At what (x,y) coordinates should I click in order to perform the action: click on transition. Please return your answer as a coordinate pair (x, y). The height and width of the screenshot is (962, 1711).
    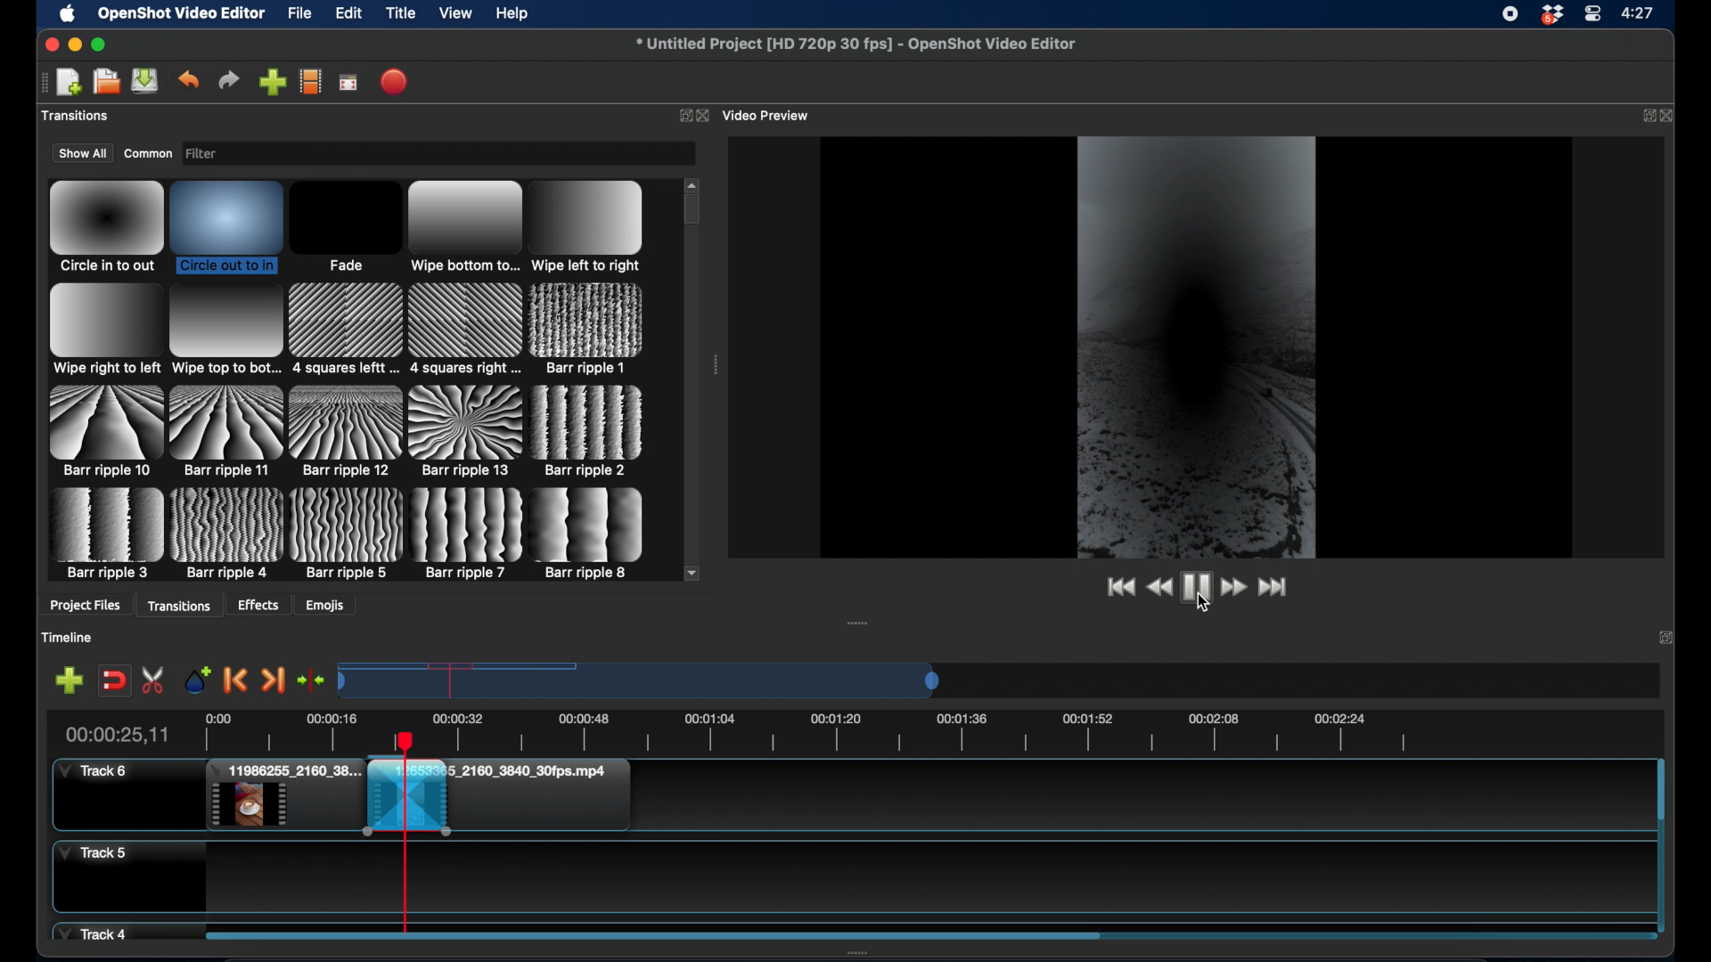
    Looking at the image, I should click on (227, 430).